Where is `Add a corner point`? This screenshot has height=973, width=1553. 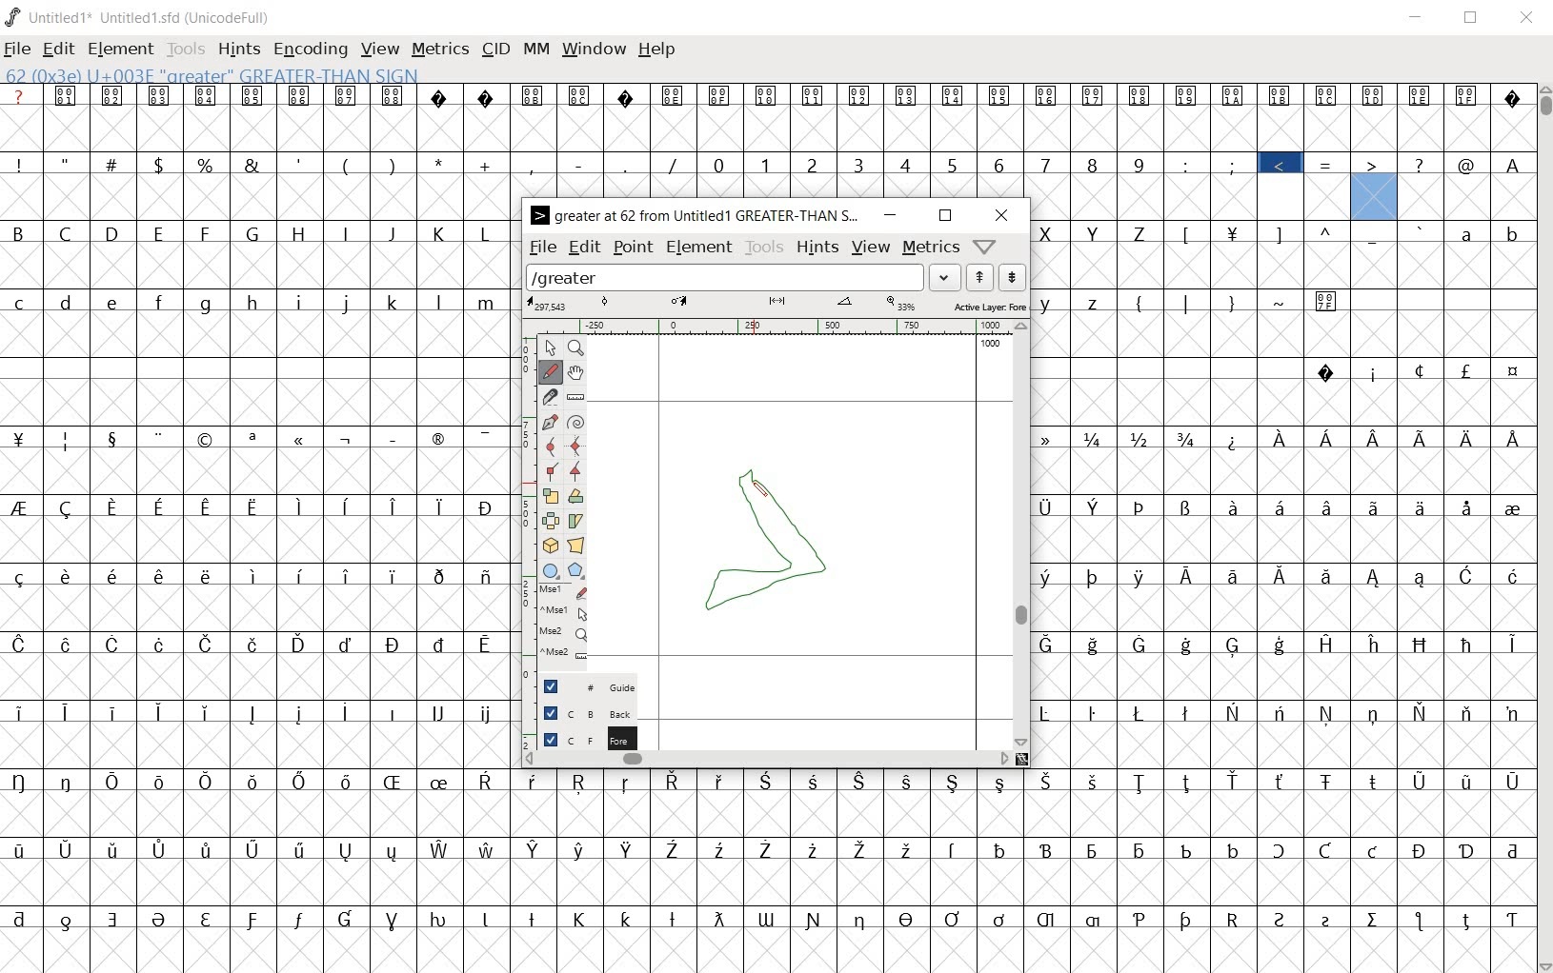
Add a corner point is located at coordinates (552, 470).